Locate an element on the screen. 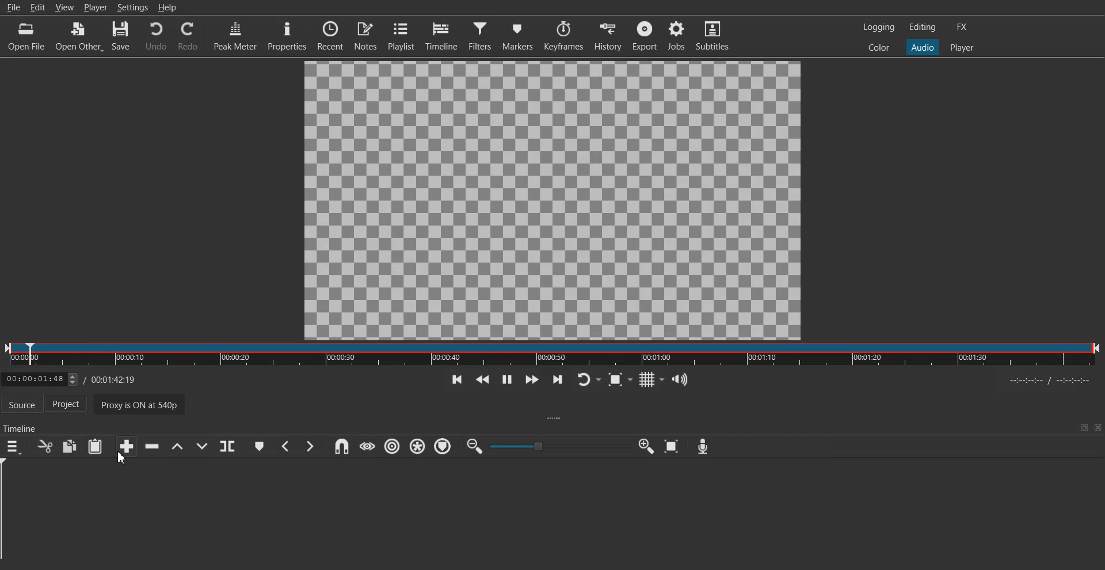 The width and height of the screenshot is (1105, 570). History is located at coordinates (607, 35).